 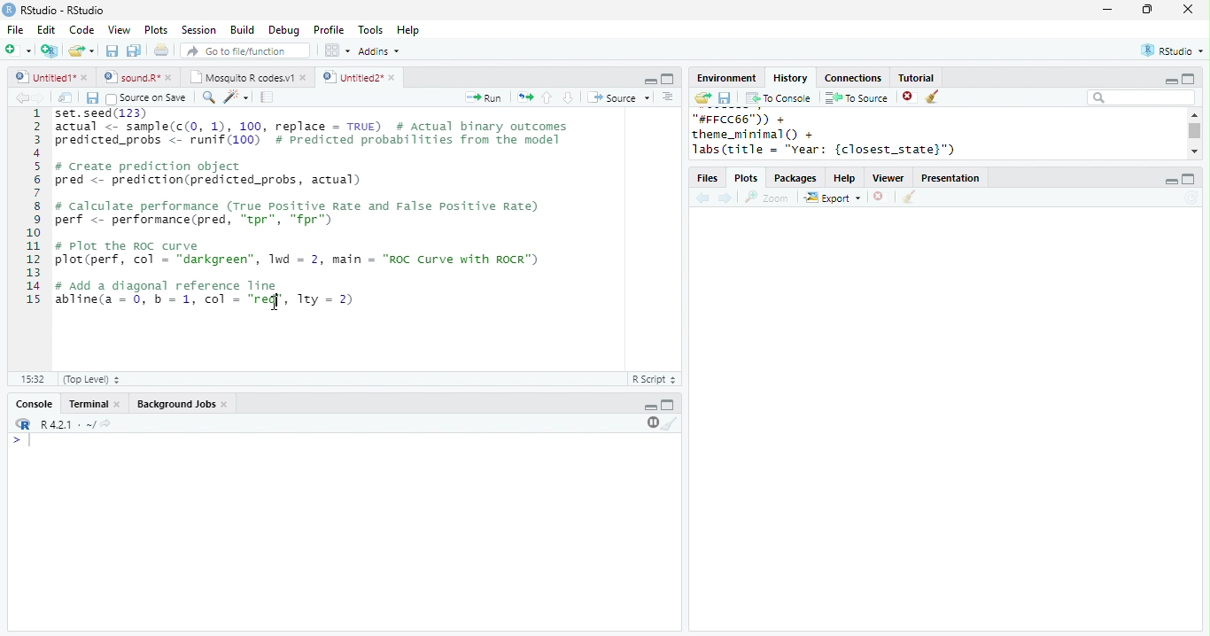 What do you see at coordinates (709, 179) in the screenshot?
I see `files` at bounding box center [709, 179].